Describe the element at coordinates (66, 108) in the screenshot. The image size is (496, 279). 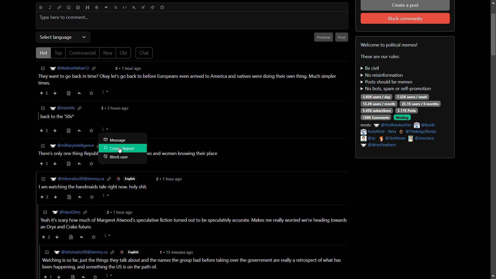
I see `username` at that location.